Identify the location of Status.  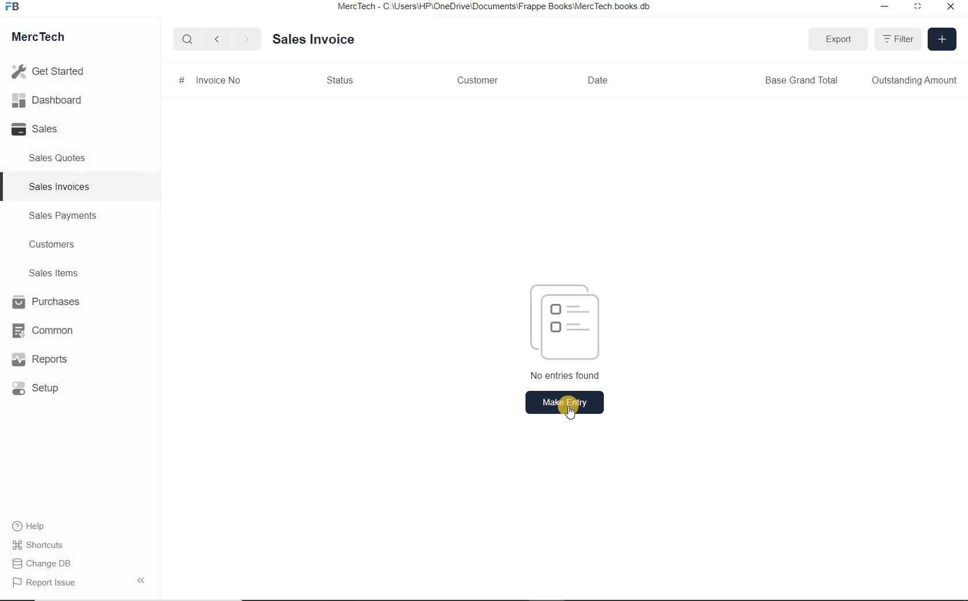
(341, 80).